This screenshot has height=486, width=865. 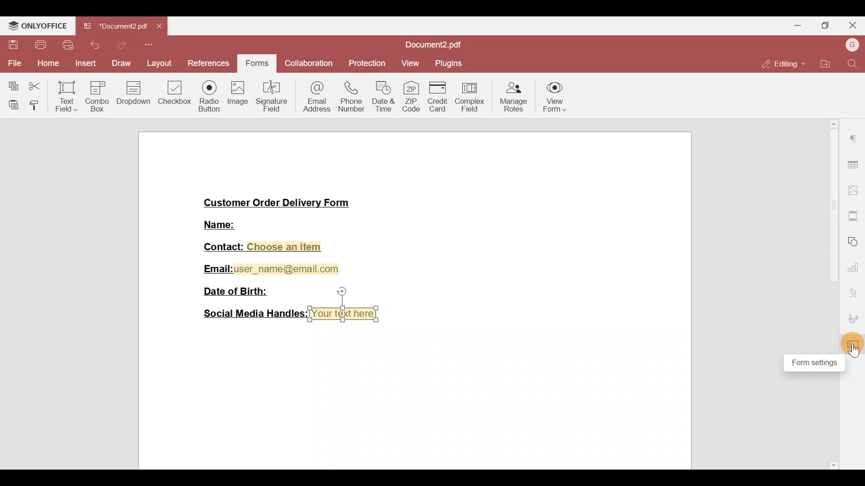 What do you see at coordinates (856, 292) in the screenshot?
I see `Font settings` at bounding box center [856, 292].